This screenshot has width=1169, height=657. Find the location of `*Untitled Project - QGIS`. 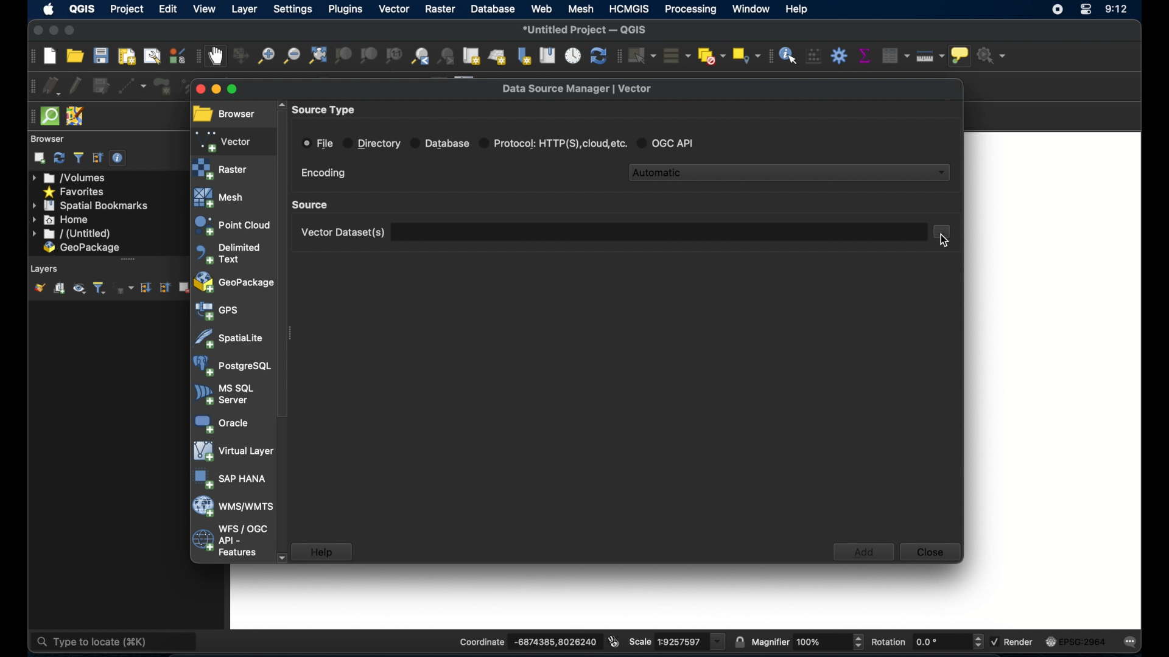

*Untitled Project - QGIS is located at coordinates (586, 29).